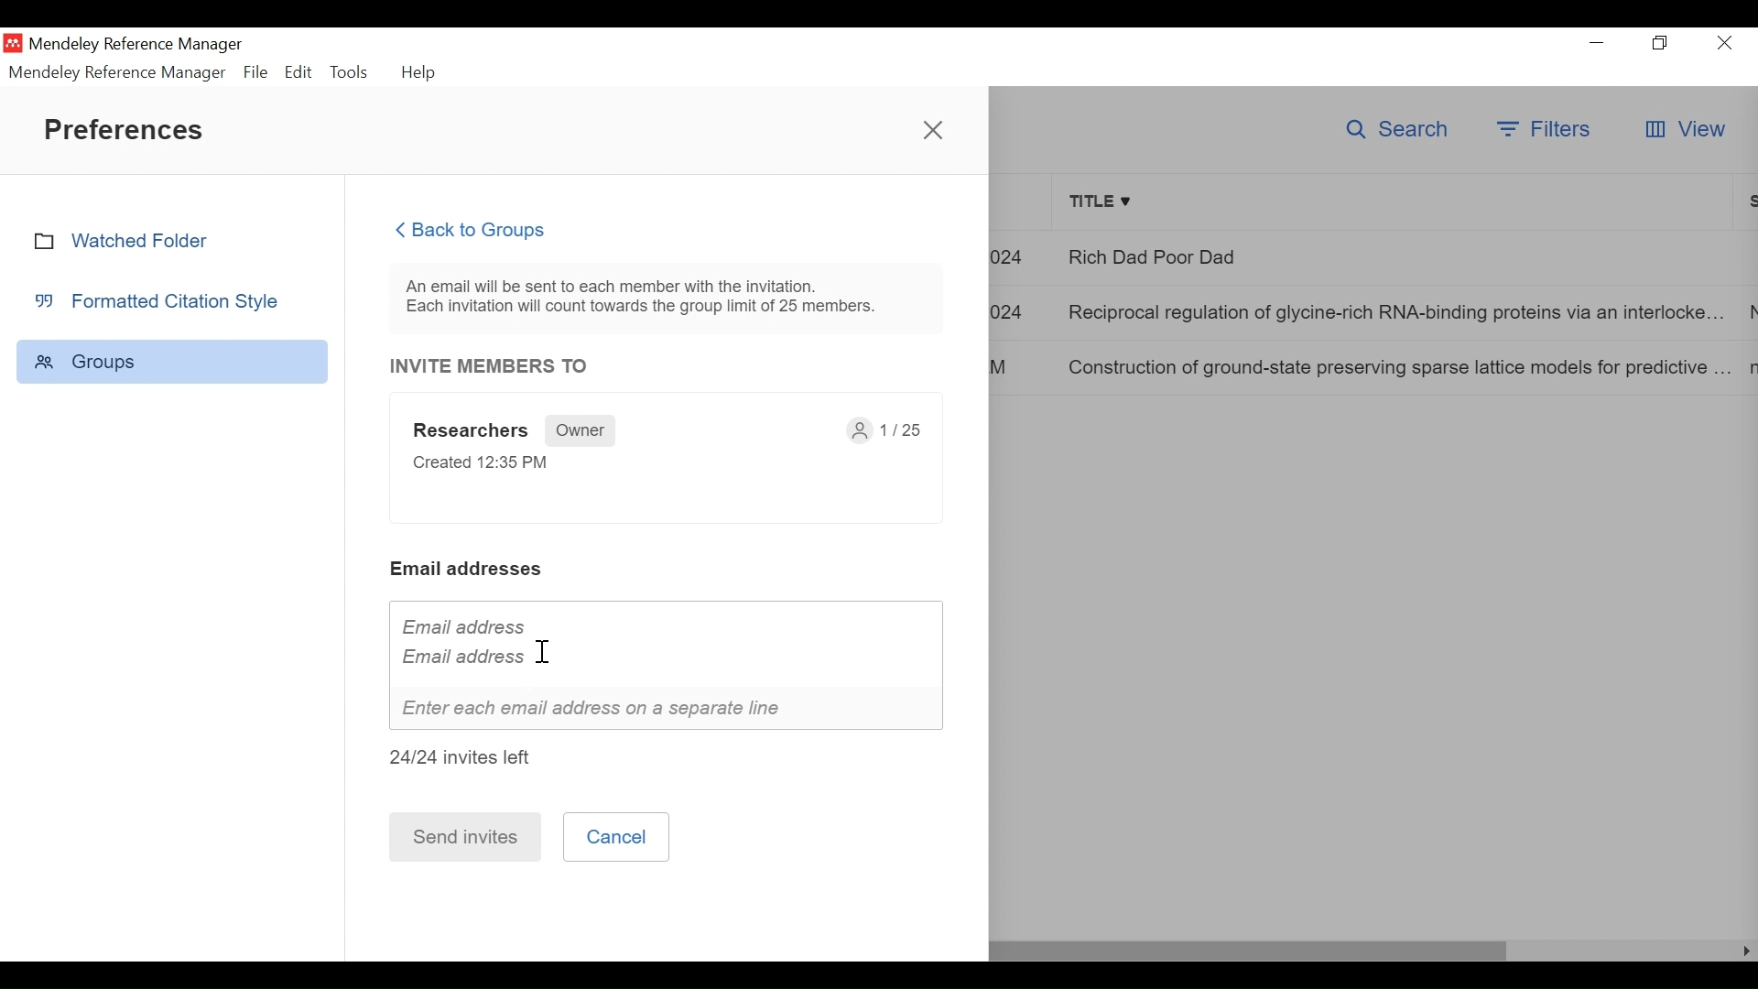 Image resolution: width=1758 pixels, height=989 pixels. I want to click on Reciprocal regulation of glycine-rich RNA-binding proteins via an interlocked.., so click(1399, 310).